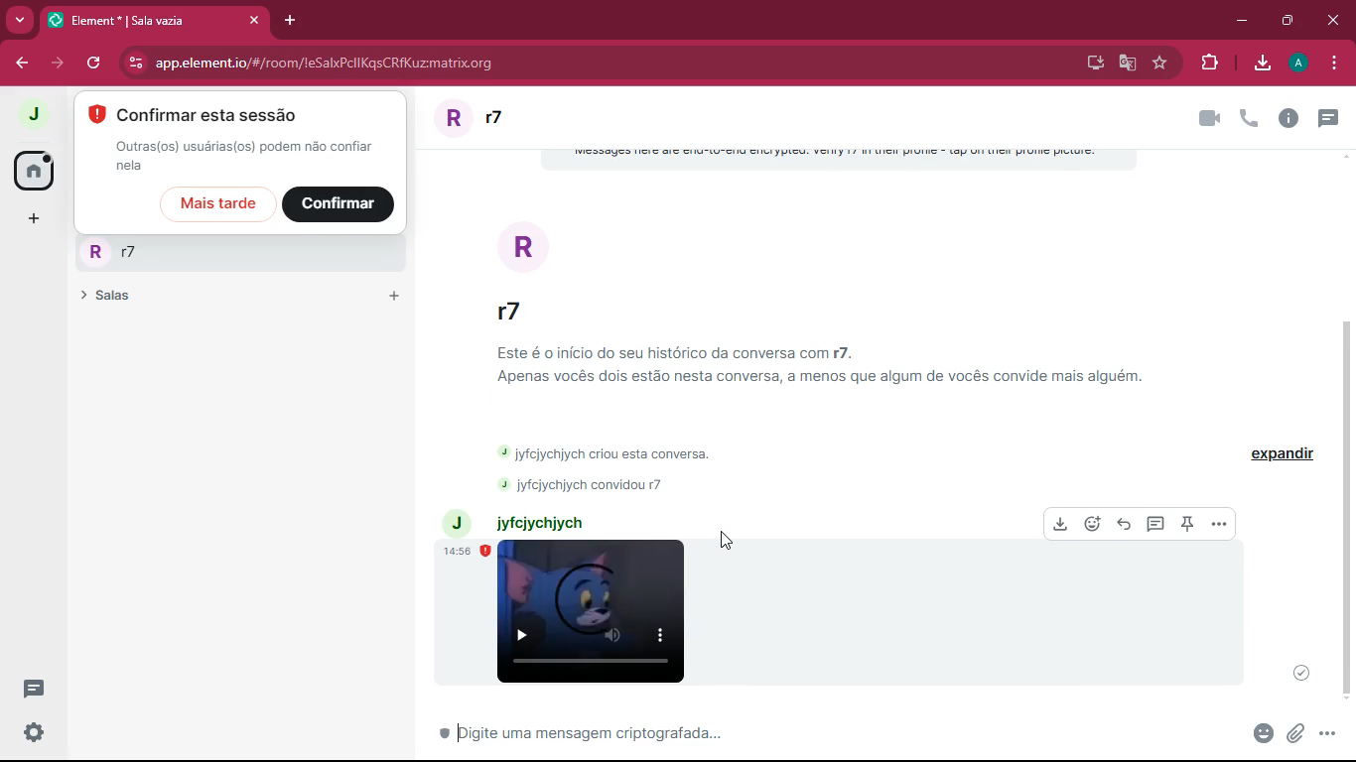 Image resolution: width=1356 pixels, height=762 pixels. I want to click on maximize, so click(1287, 20).